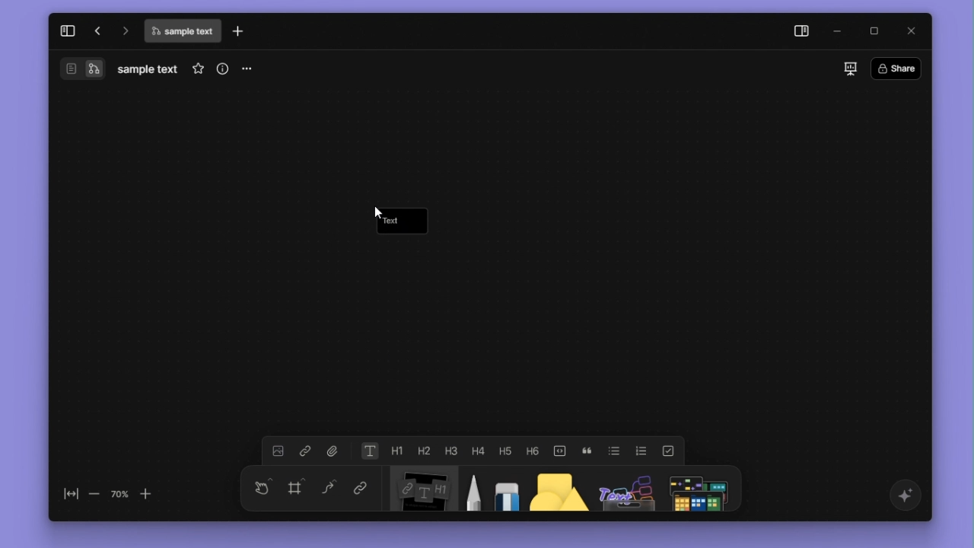 The image size is (974, 548). What do you see at coordinates (909, 30) in the screenshot?
I see `close` at bounding box center [909, 30].